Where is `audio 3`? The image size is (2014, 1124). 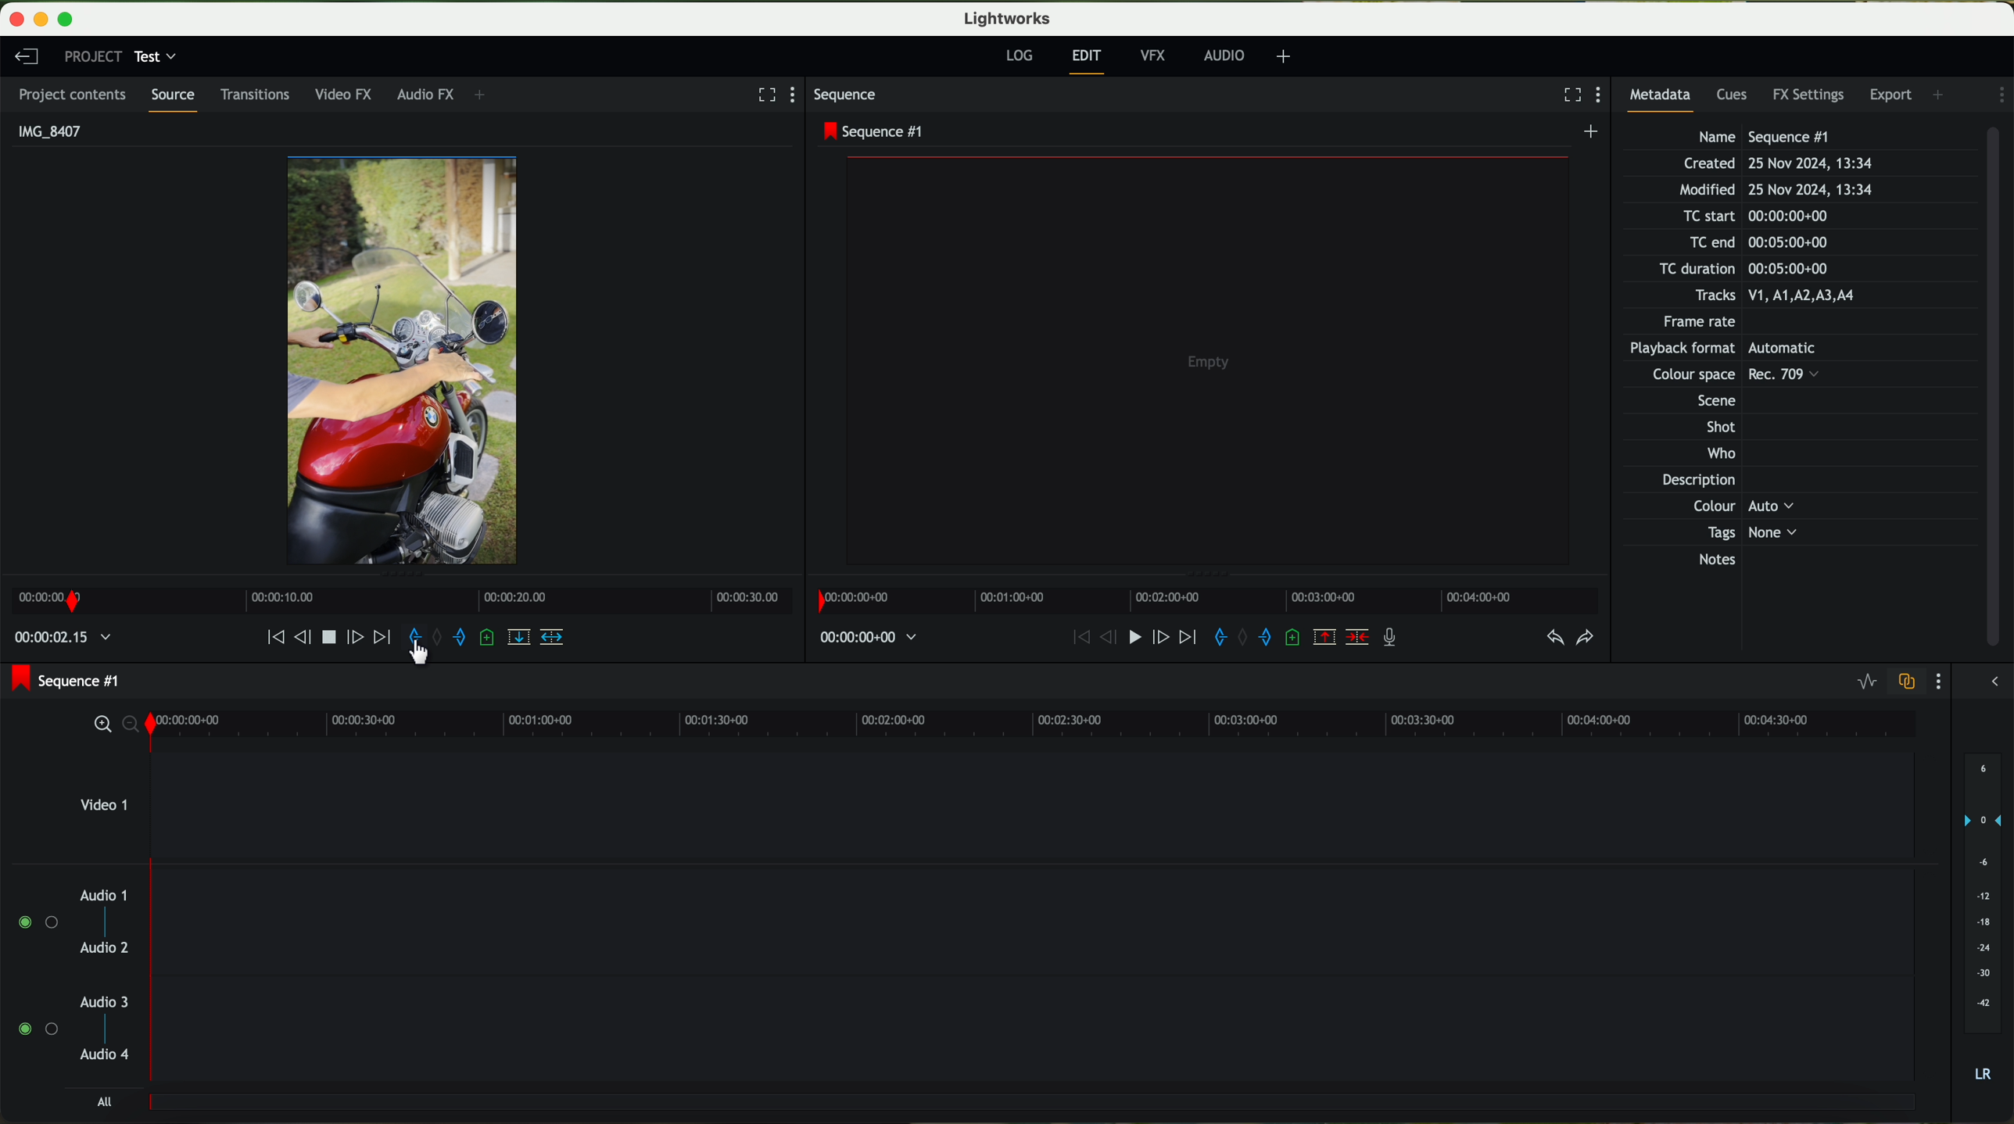 audio 3 is located at coordinates (106, 1001).